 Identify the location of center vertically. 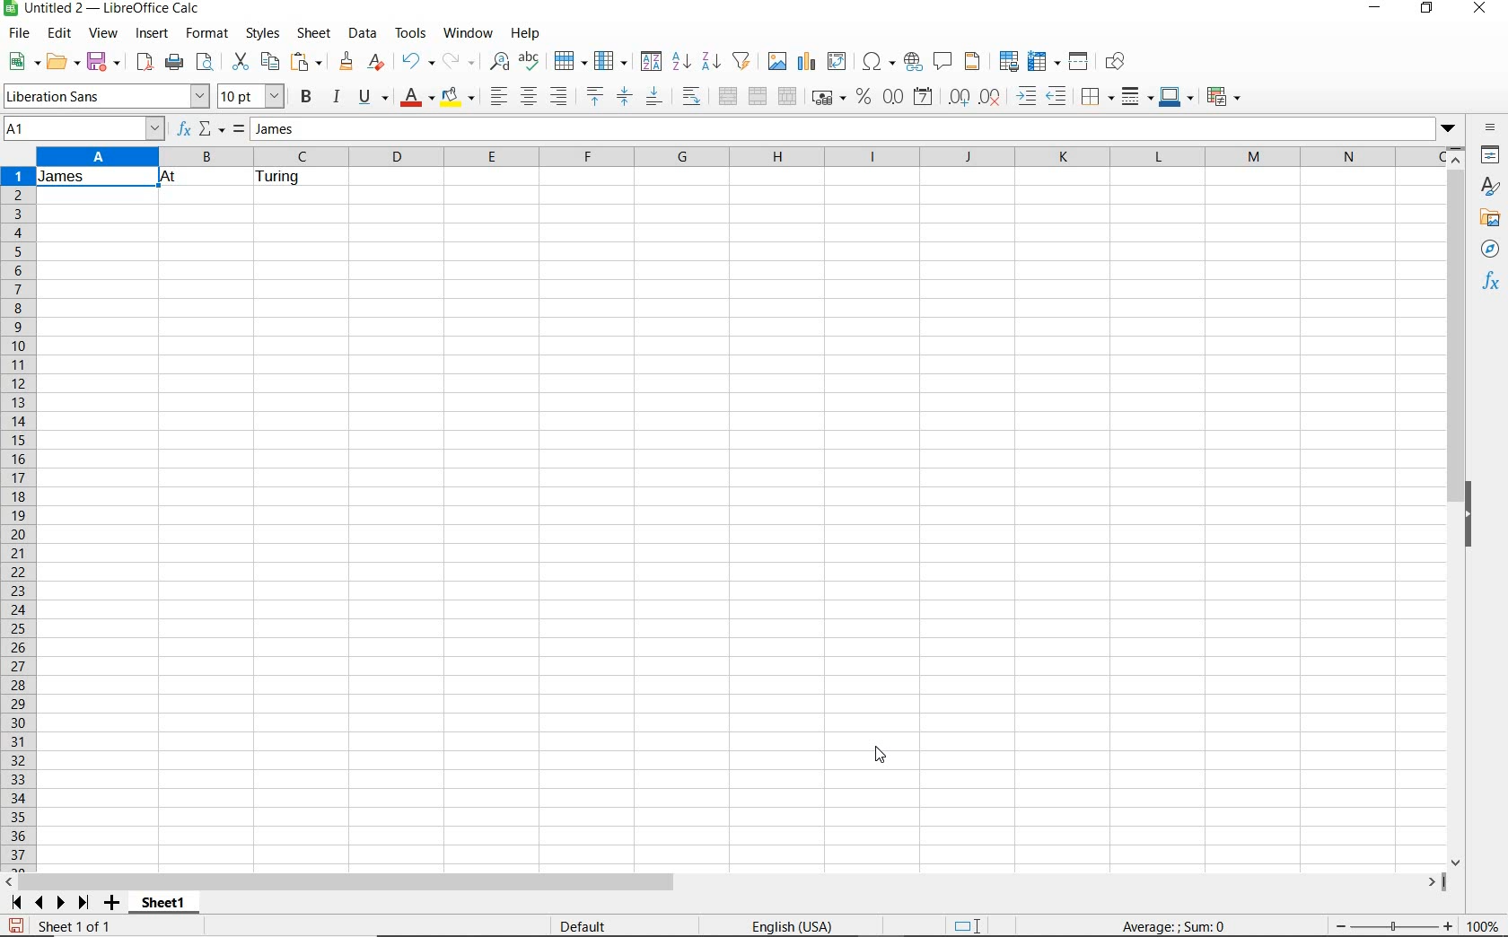
(626, 96).